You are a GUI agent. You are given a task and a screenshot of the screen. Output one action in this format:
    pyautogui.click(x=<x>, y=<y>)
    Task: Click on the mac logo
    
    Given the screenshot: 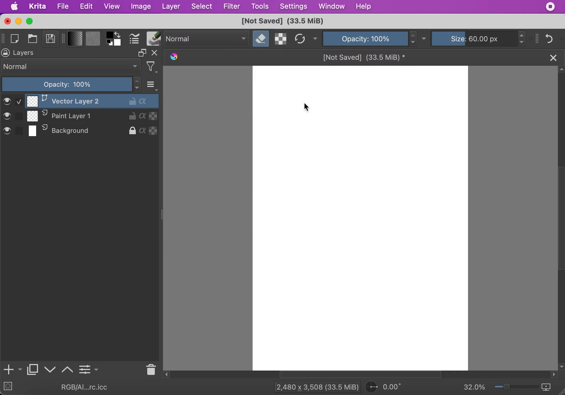 What is the action you would take?
    pyautogui.click(x=15, y=7)
    